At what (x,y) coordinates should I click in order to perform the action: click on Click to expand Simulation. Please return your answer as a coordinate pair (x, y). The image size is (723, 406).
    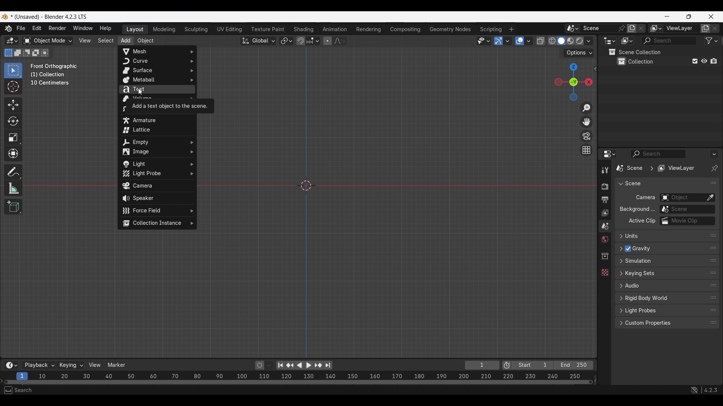
    Looking at the image, I should click on (661, 261).